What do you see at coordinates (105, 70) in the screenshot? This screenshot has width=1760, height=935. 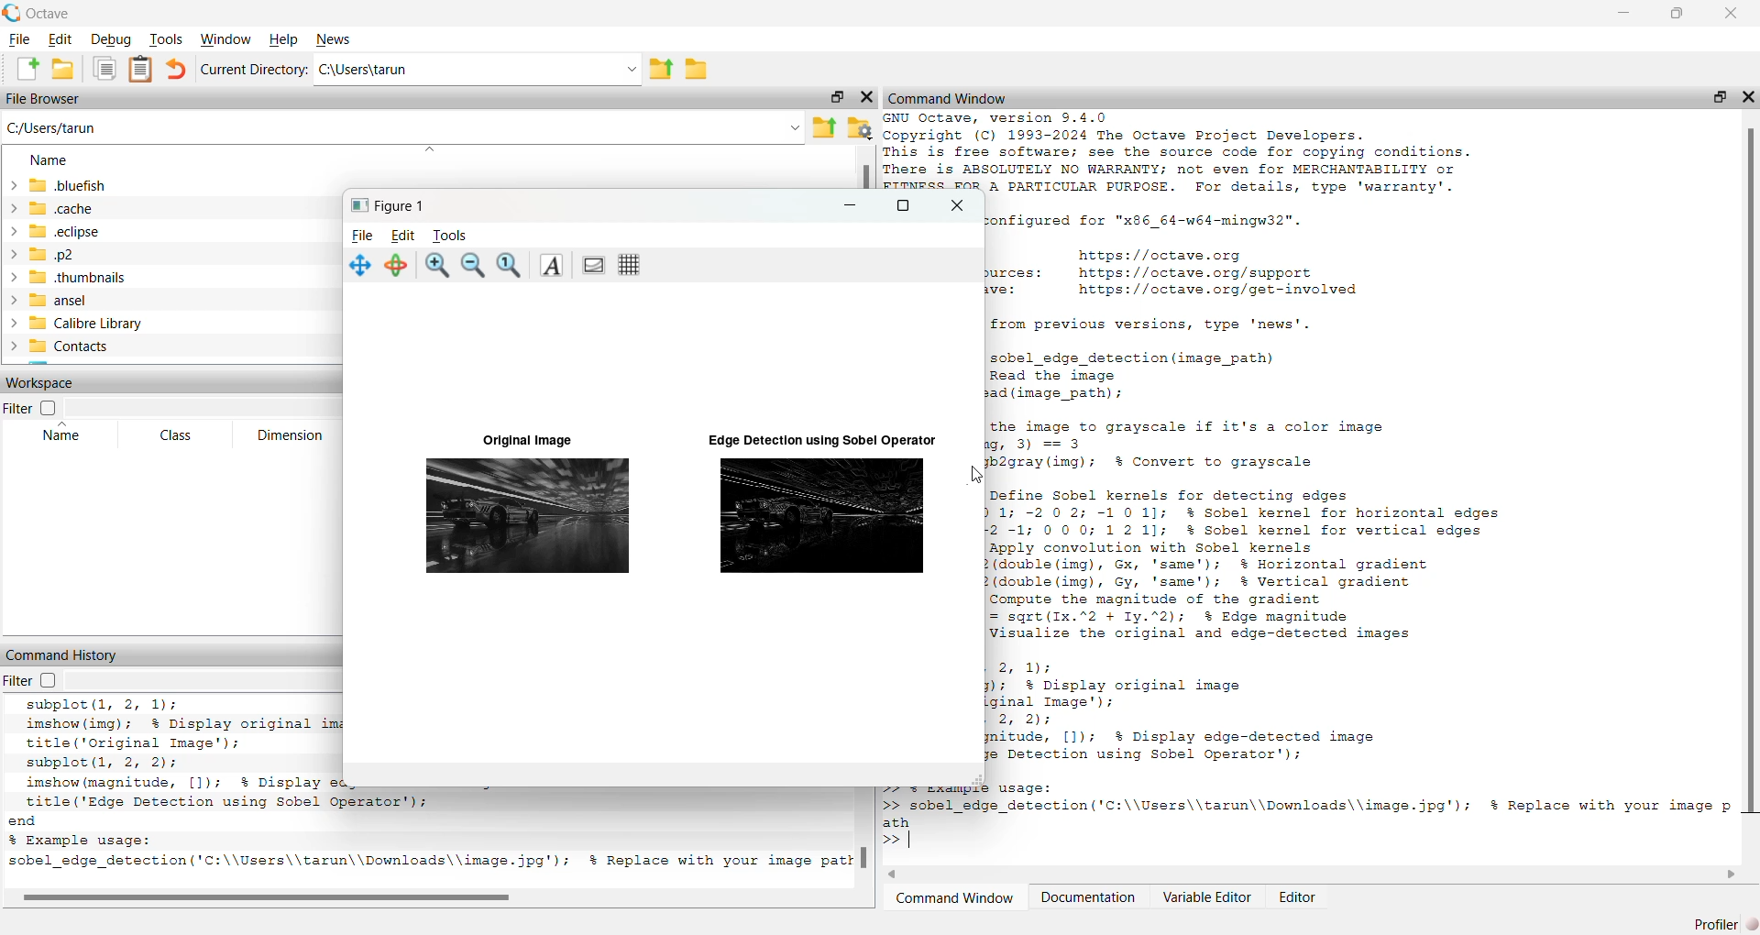 I see `documents` at bounding box center [105, 70].